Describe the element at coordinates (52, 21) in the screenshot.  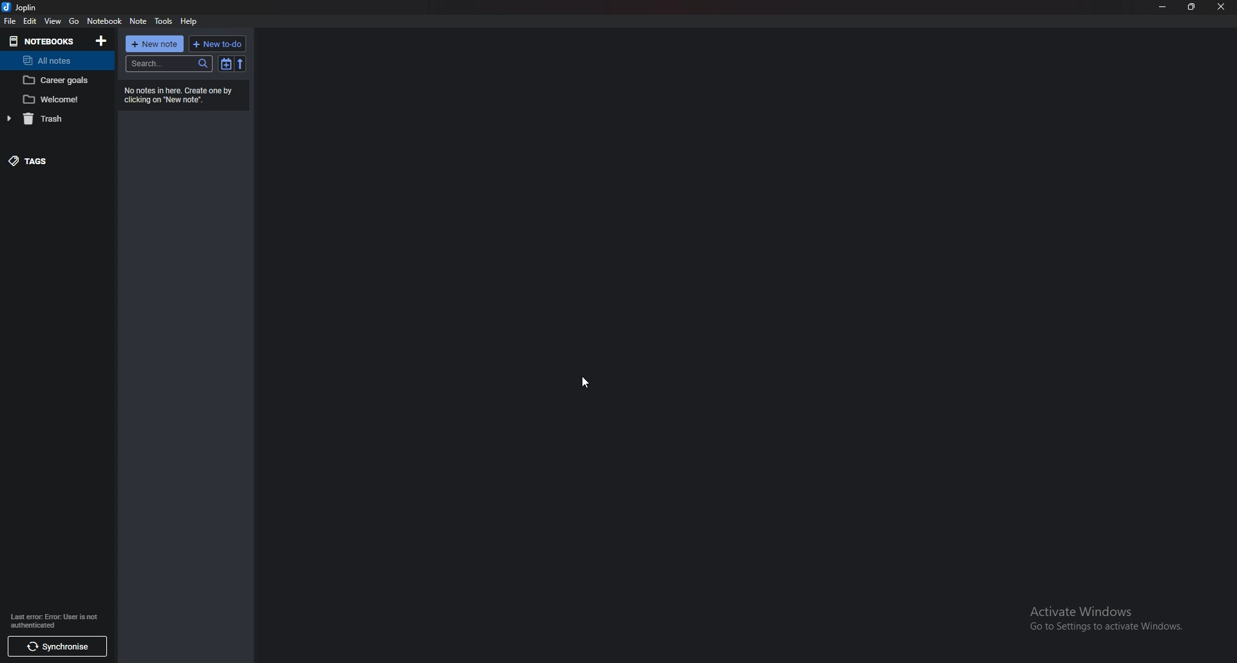
I see `view` at that location.